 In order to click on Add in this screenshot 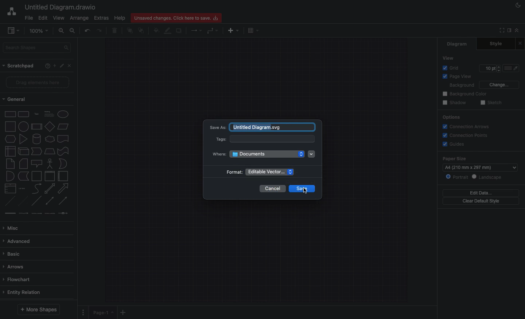, I will do `click(53, 66)`.